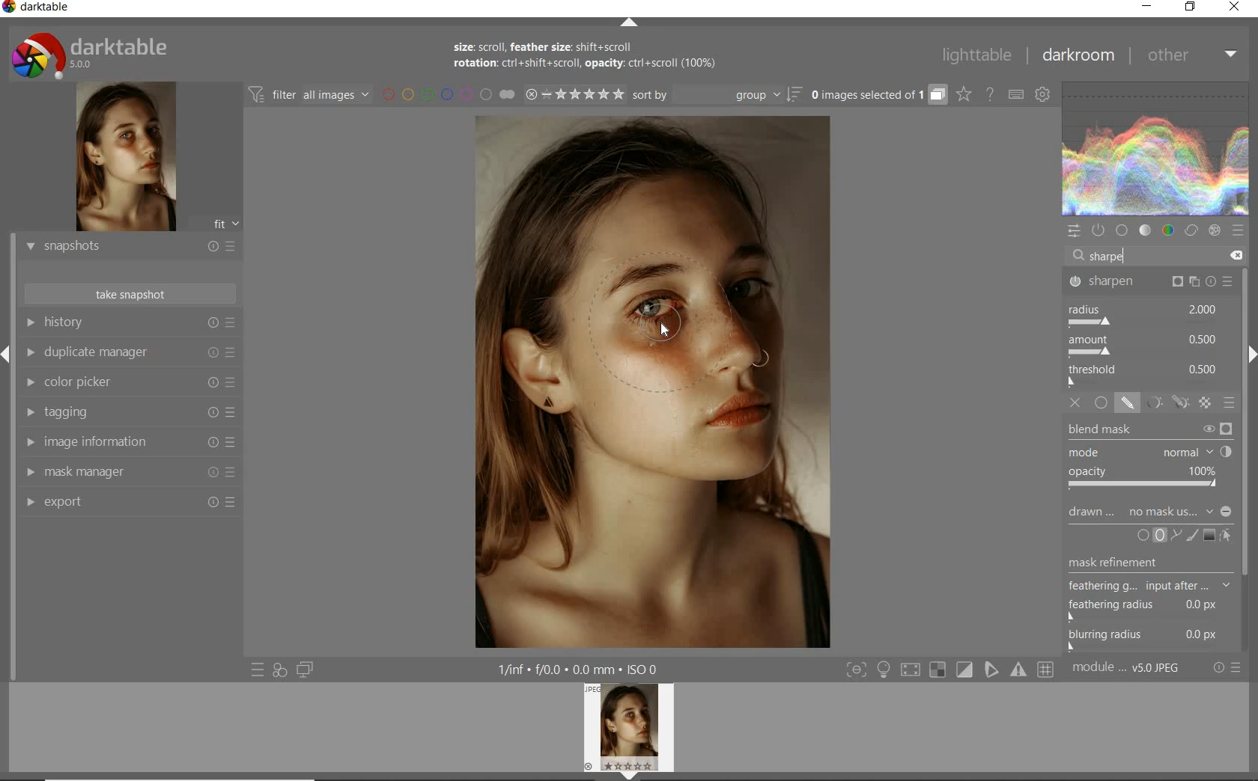 This screenshot has height=781, width=1258. What do you see at coordinates (950, 670) in the screenshot?
I see `toggle modes` at bounding box center [950, 670].